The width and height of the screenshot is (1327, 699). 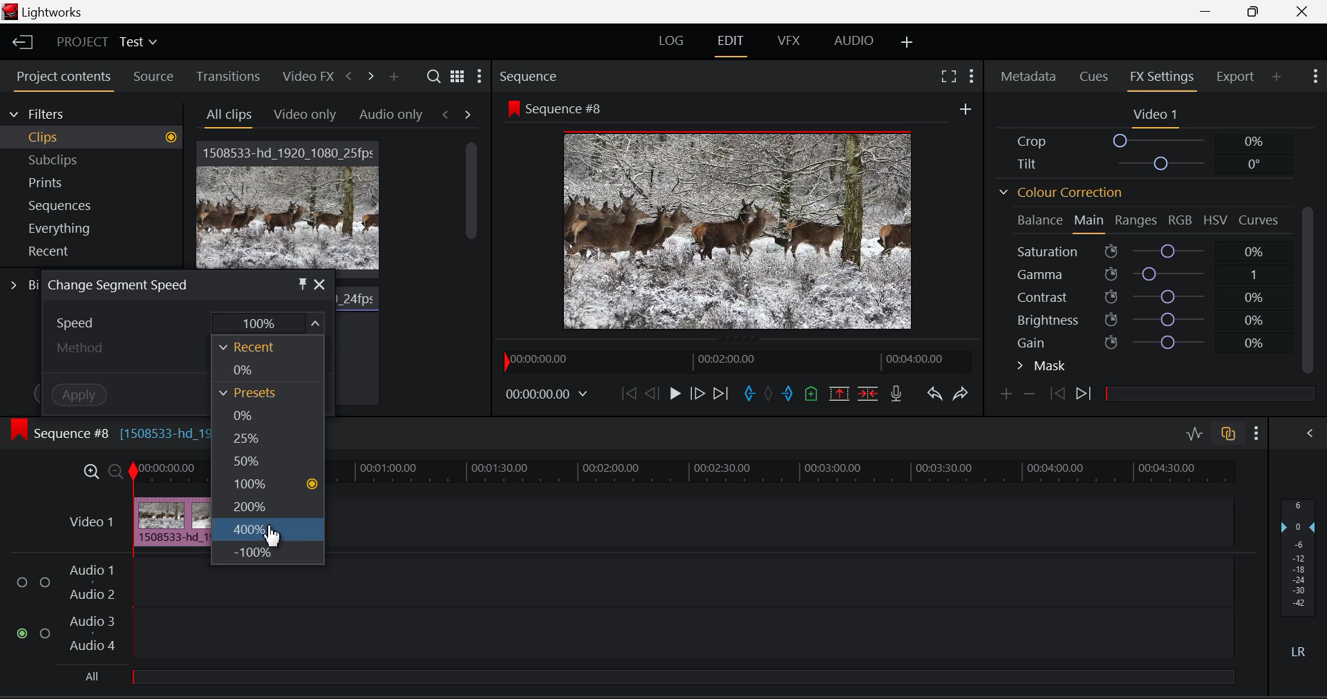 What do you see at coordinates (1255, 12) in the screenshot?
I see `Minimize` at bounding box center [1255, 12].